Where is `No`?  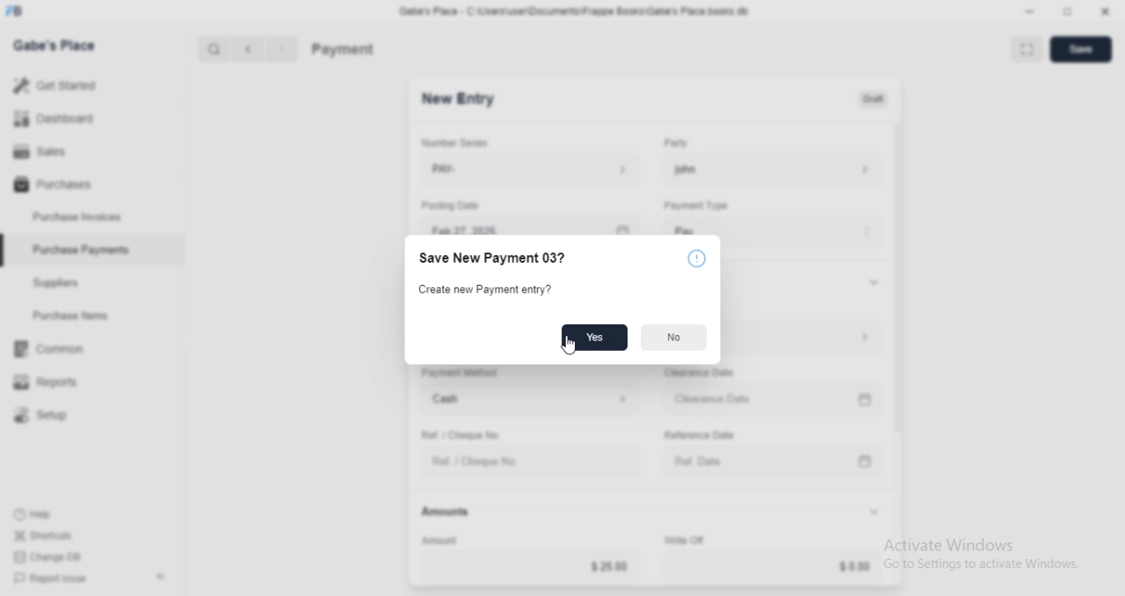 No is located at coordinates (675, 336).